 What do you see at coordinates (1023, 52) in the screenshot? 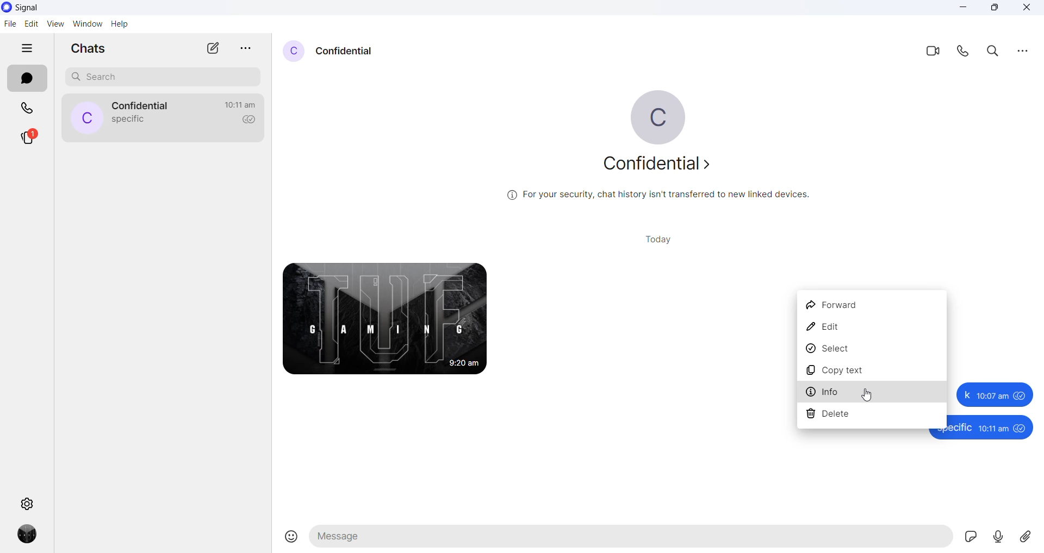
I see `more options` at bounding box center [1023, 52].